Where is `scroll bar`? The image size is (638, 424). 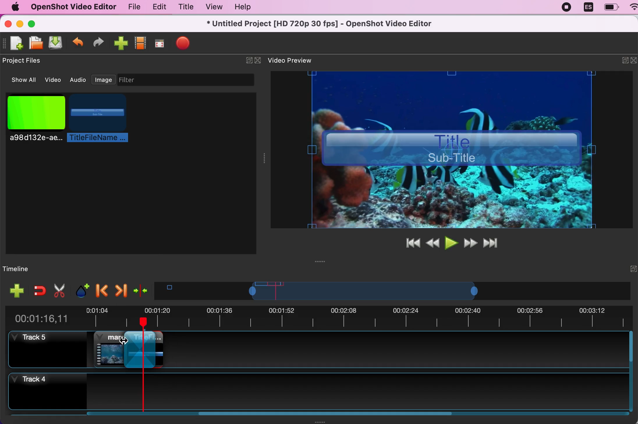
scroll bar is located at coordinates (270, 417).